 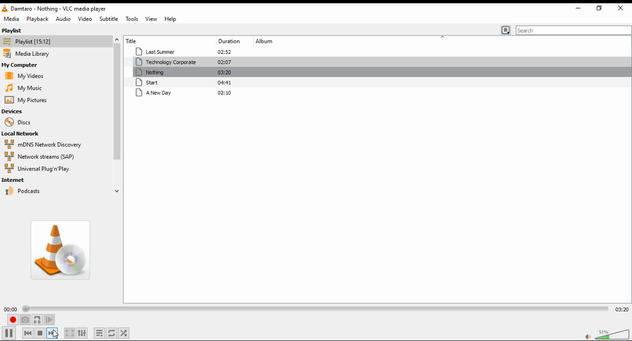 What do you see at coordinates (87, 20) in the screenshot?
I see `video` at bounding box center [87, 20].